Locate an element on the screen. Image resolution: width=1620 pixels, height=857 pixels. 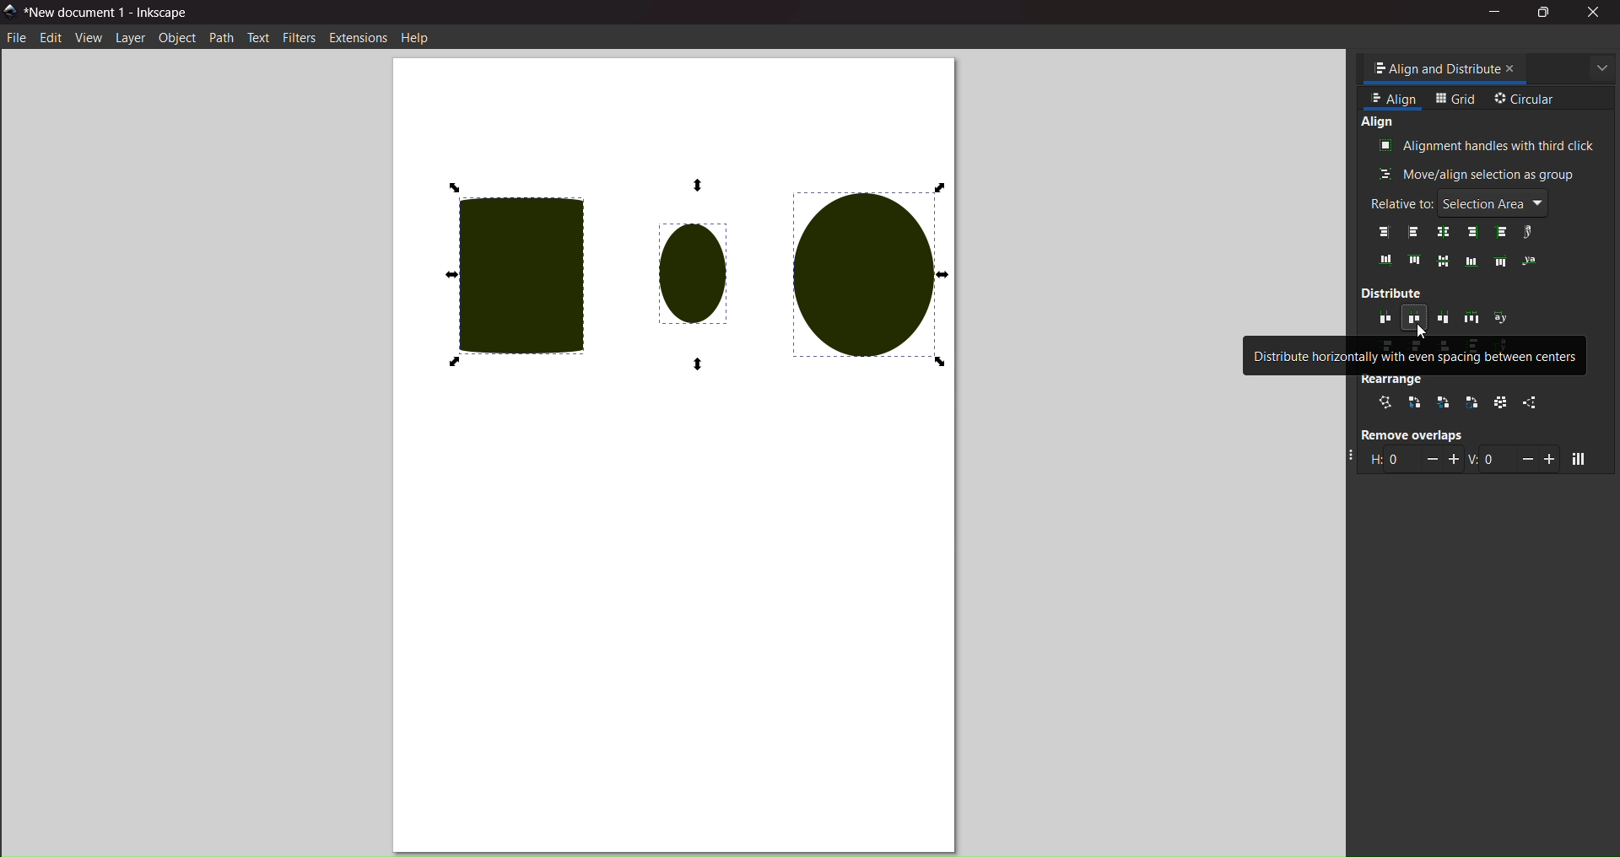
randomize is located at coordinates (1501, 403).